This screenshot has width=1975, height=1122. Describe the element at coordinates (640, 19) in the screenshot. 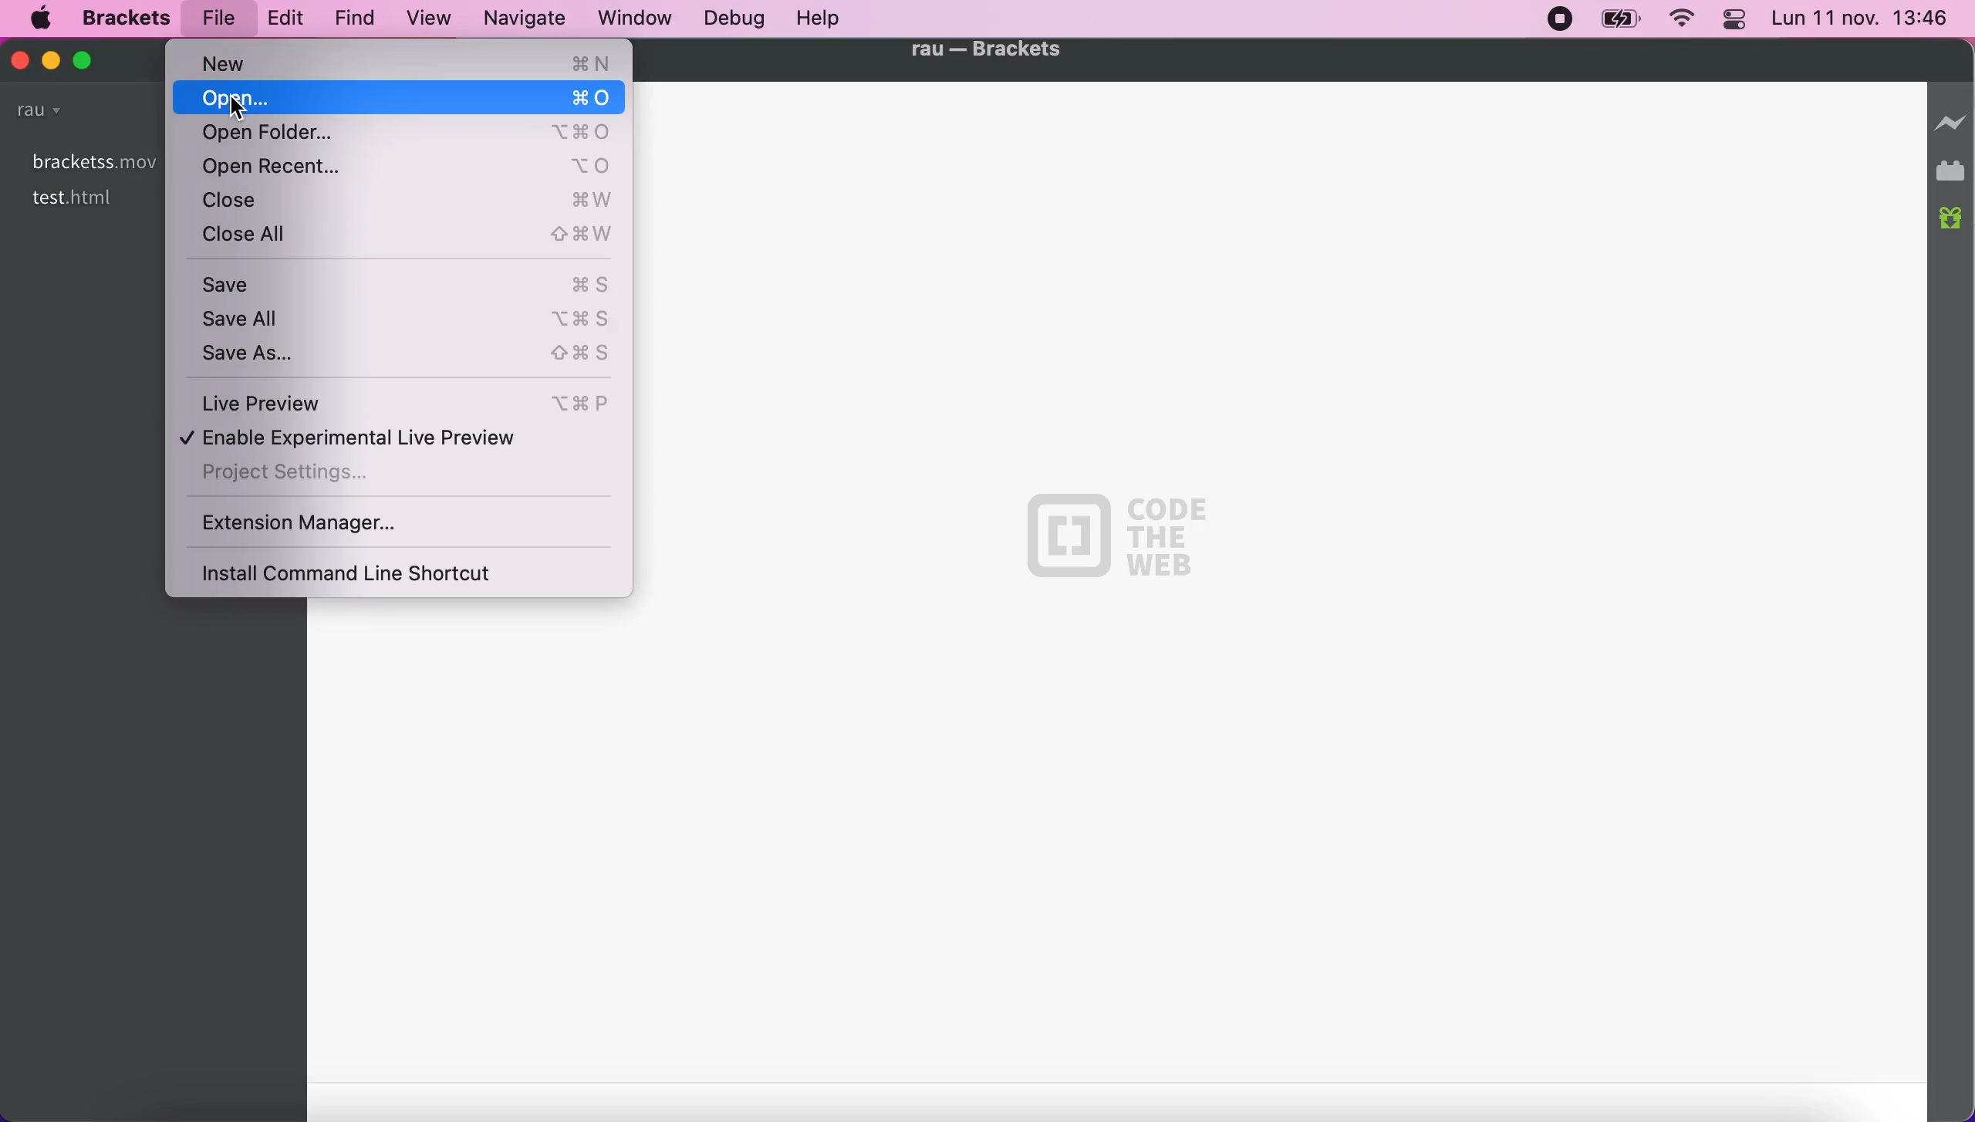

I see `window` at that location.